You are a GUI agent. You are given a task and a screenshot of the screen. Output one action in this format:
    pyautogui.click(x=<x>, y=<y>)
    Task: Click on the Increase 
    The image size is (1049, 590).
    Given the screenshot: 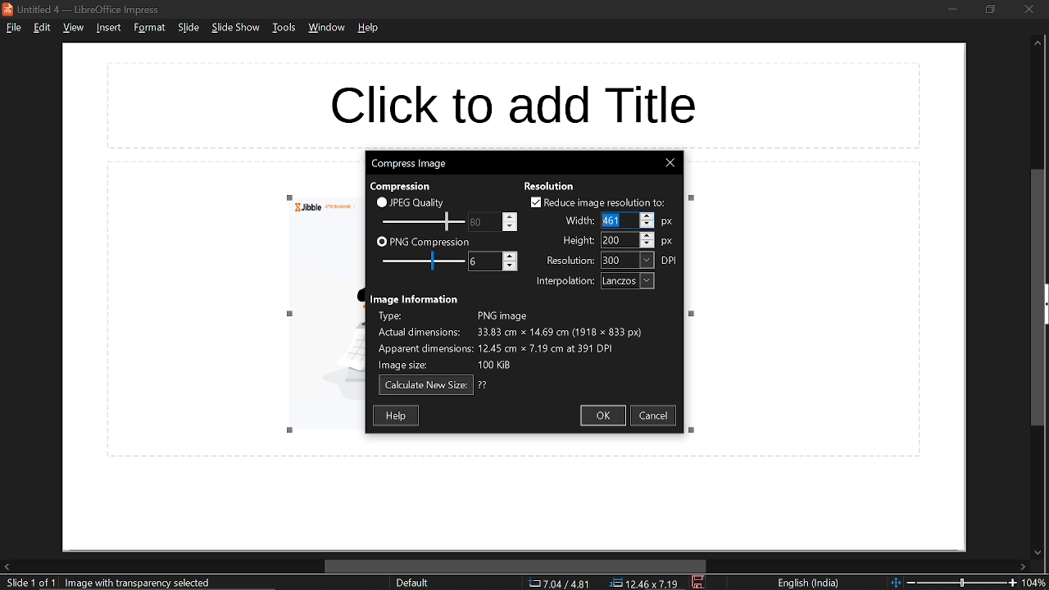 What is the action you would take?
    pyautogui.click(x=648, y=216)
    